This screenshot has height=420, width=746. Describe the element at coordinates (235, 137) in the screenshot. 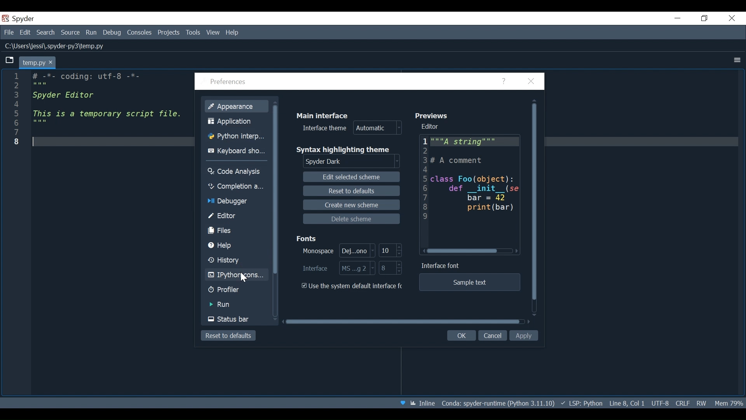

I see `Python Interpreter` at that location.